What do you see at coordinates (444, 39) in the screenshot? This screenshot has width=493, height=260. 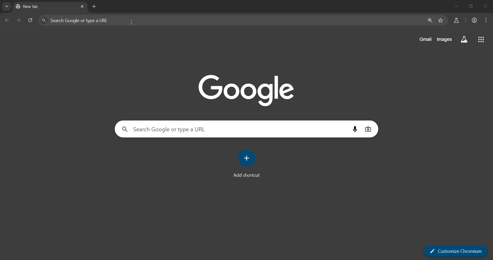 I see `images` at bounding box center [444, 39].